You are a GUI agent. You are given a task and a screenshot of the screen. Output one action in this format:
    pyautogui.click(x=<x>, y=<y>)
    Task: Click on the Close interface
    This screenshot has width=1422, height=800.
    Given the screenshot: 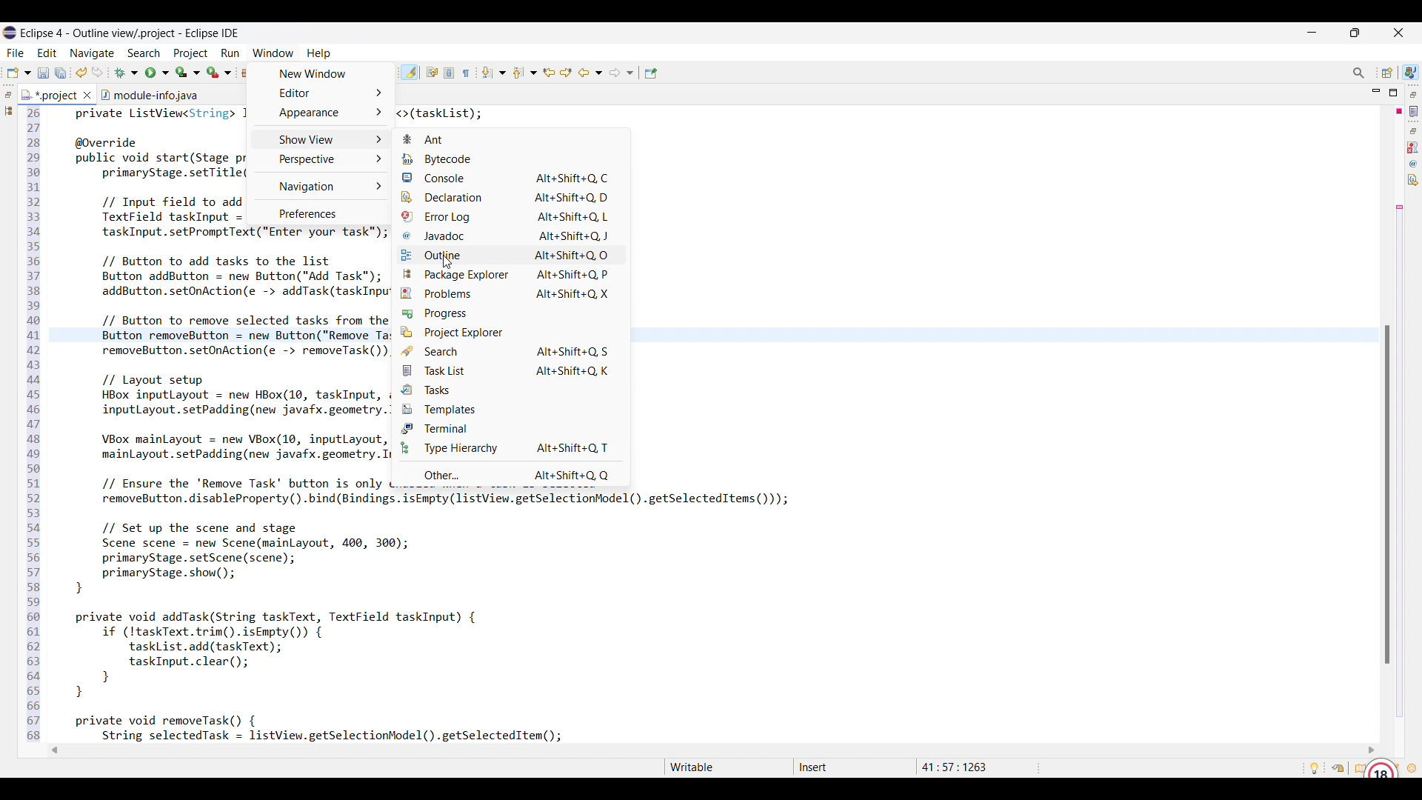 What is the action you would take?
    pyautogui.click(x=1399, y=33)
    